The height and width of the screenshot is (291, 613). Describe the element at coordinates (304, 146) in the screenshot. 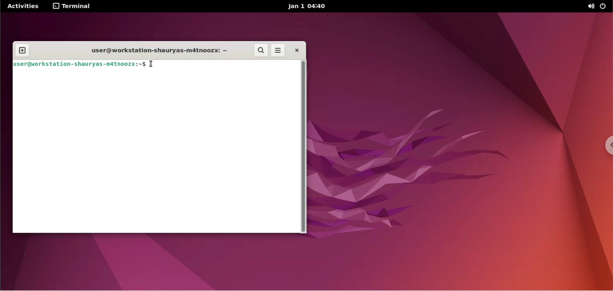

I see `scrollbar` at that location.